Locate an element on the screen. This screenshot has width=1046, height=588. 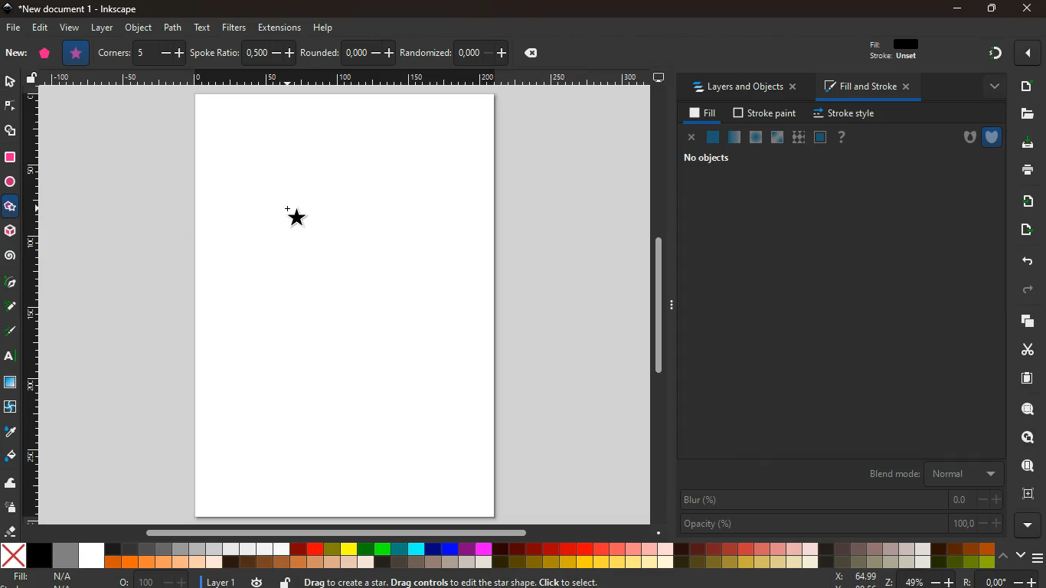
layers and objects is located at coordinates (744, 87).